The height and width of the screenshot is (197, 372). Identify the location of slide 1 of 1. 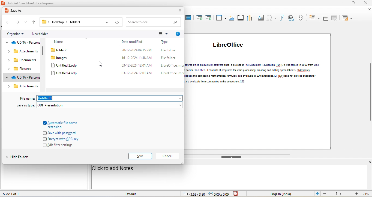
(15, 193).